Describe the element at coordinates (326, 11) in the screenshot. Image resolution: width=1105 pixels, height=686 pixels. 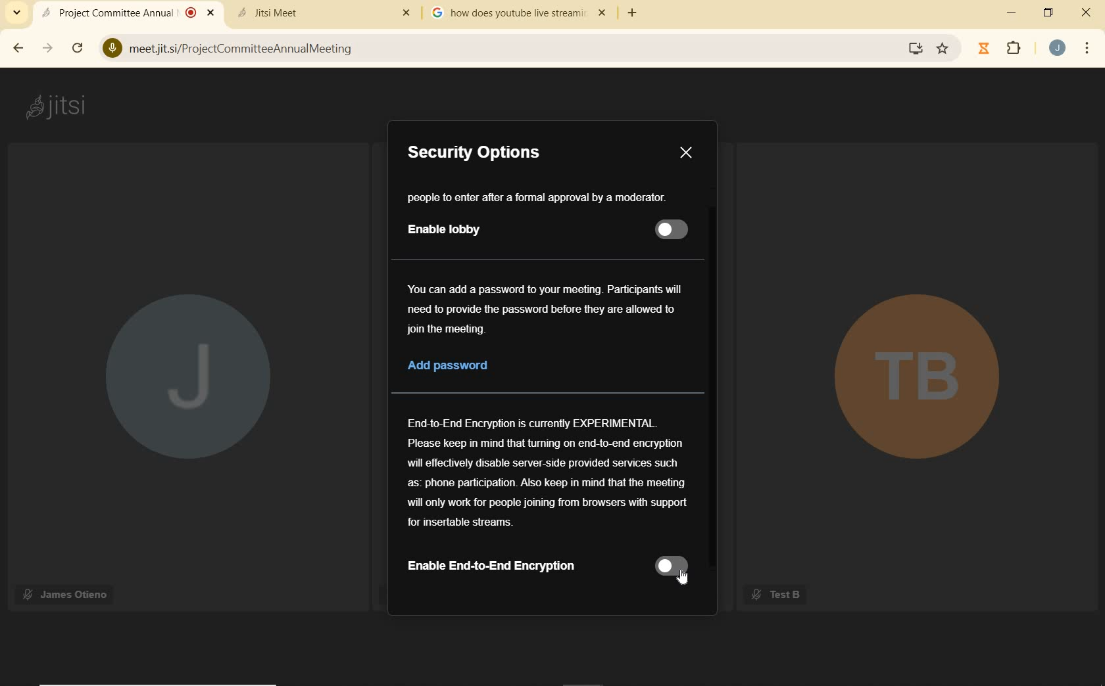
I see `Jitsi Meet` at that location.